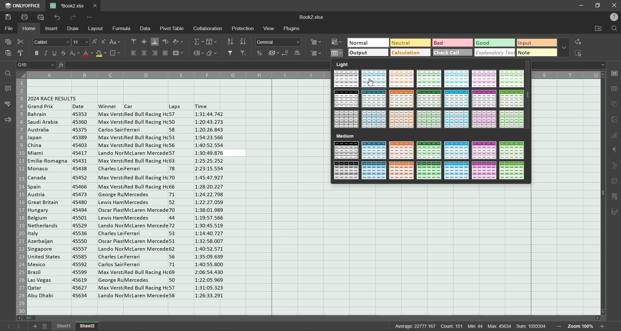 This screenshot has height=331, width=621. What do you see at coordinates (178, 42) in the screenshot?
I see `orientation` at bounding box center [178, 42].